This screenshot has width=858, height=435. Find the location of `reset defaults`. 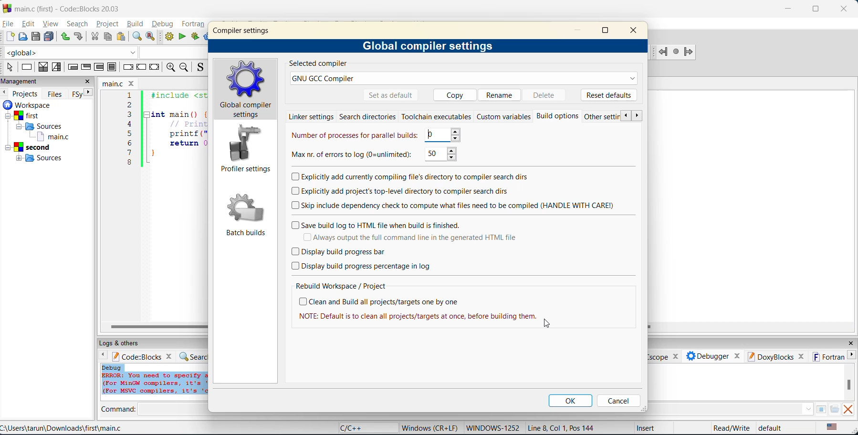

reset defaults is located at coordinates (609, 94).